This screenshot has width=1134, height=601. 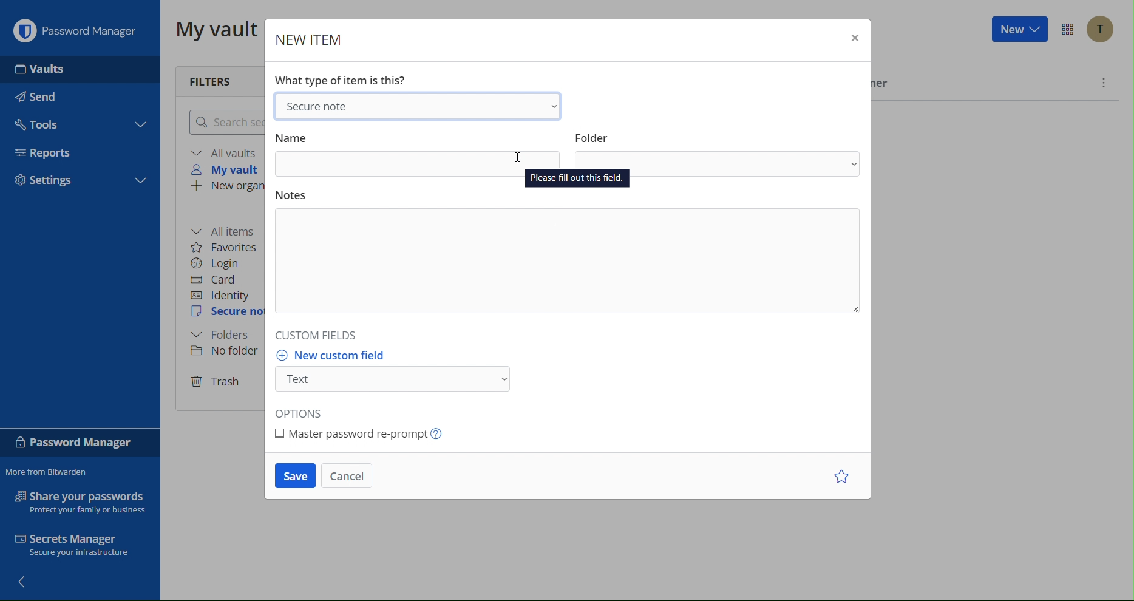 I want to click on Search logins, so click(x=224, y=122).